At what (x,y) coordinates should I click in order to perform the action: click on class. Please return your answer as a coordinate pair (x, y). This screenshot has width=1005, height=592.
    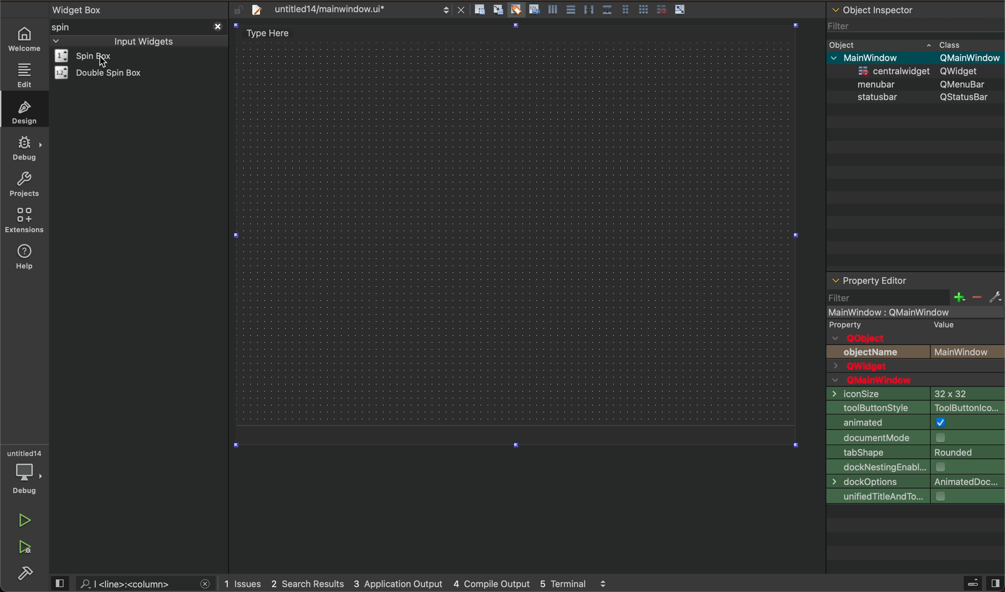
    Looking at the image, I should click on (951, 43).